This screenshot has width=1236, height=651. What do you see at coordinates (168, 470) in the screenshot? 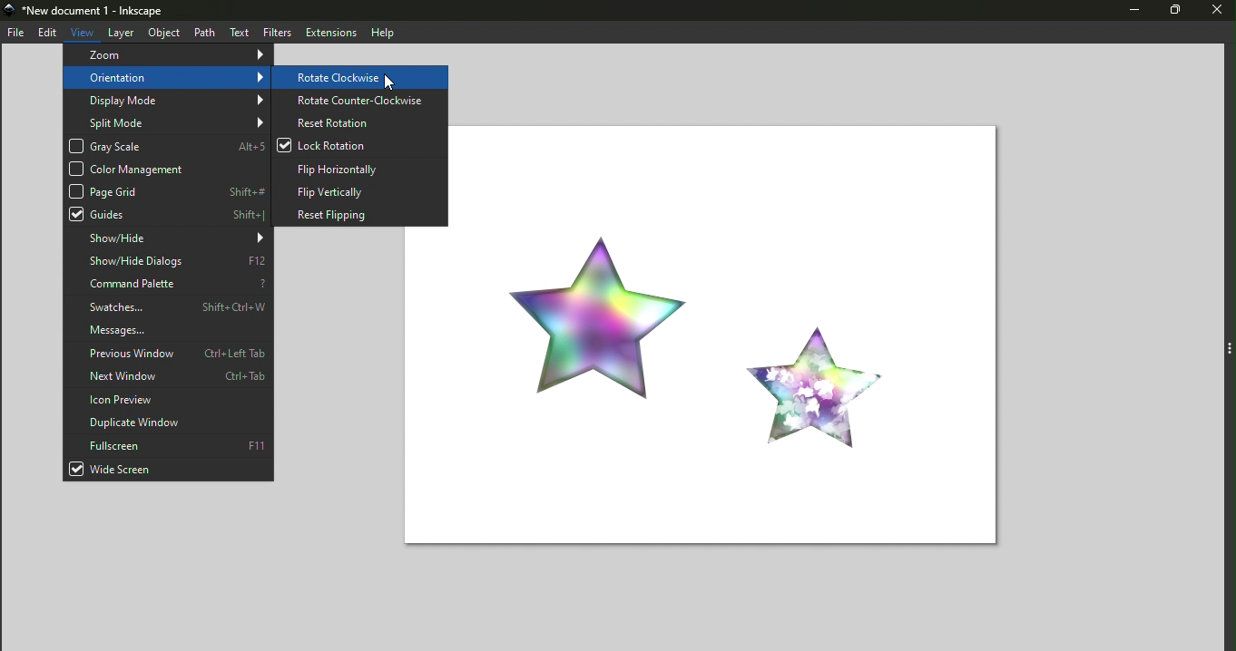
I see `Wide screen` at bounding box center [168, 470].